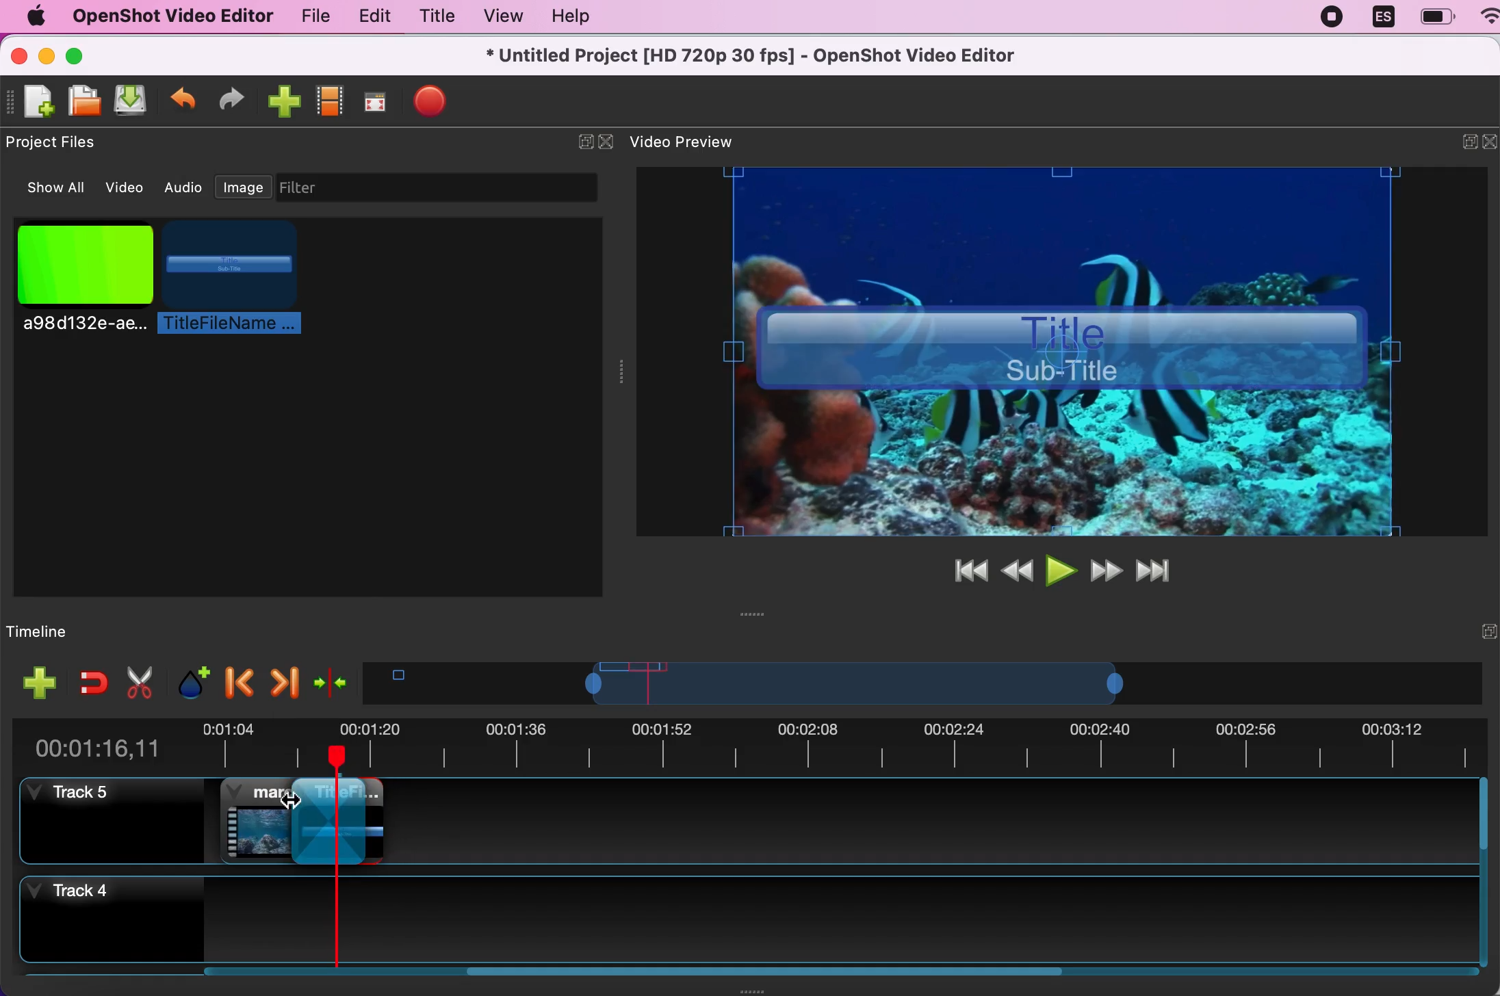 This screenshot has width=1500, height=996. What do you see at coordinates (237, 99) in the screenshot?
I see `redo` at bounding box center [237, 99].